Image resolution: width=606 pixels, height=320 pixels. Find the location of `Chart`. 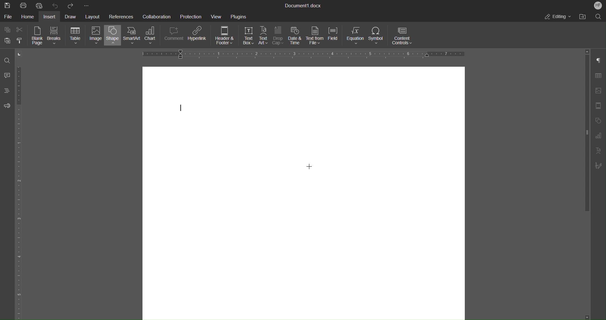

Chart is located at coordinates (153, 36).